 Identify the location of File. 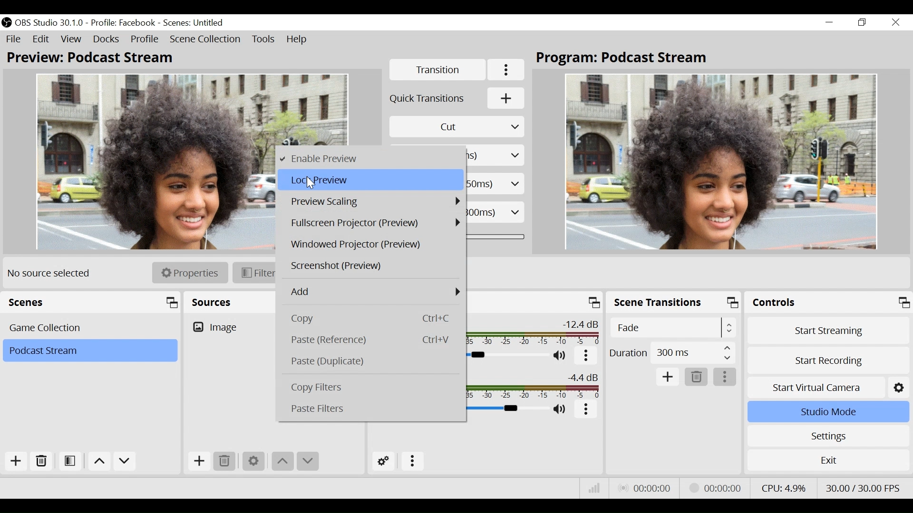
(14, 39).